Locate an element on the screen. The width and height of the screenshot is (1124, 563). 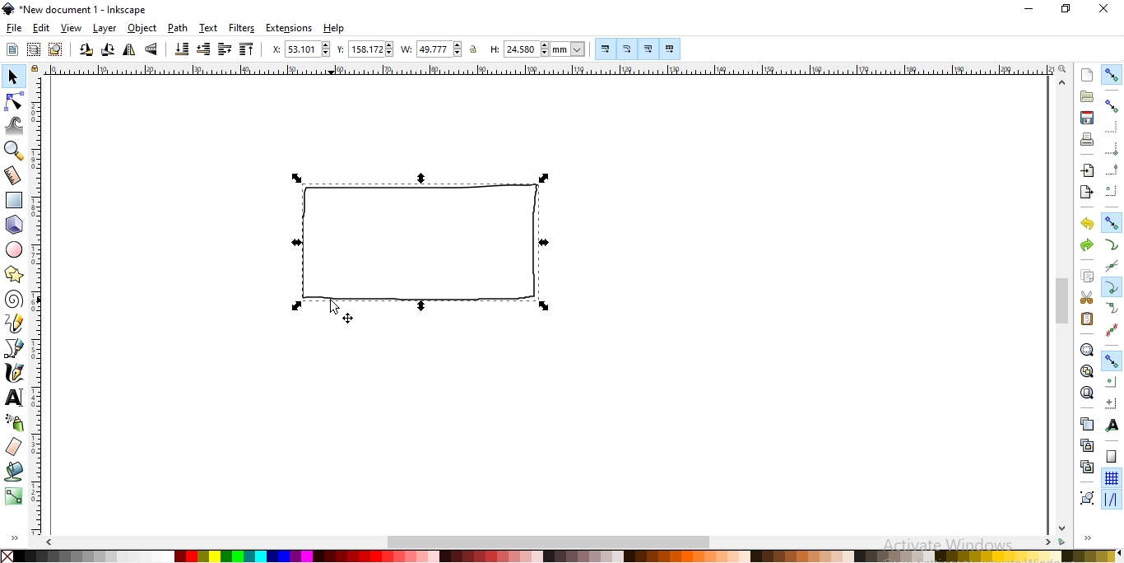
object is located at coordinates (142, 28).